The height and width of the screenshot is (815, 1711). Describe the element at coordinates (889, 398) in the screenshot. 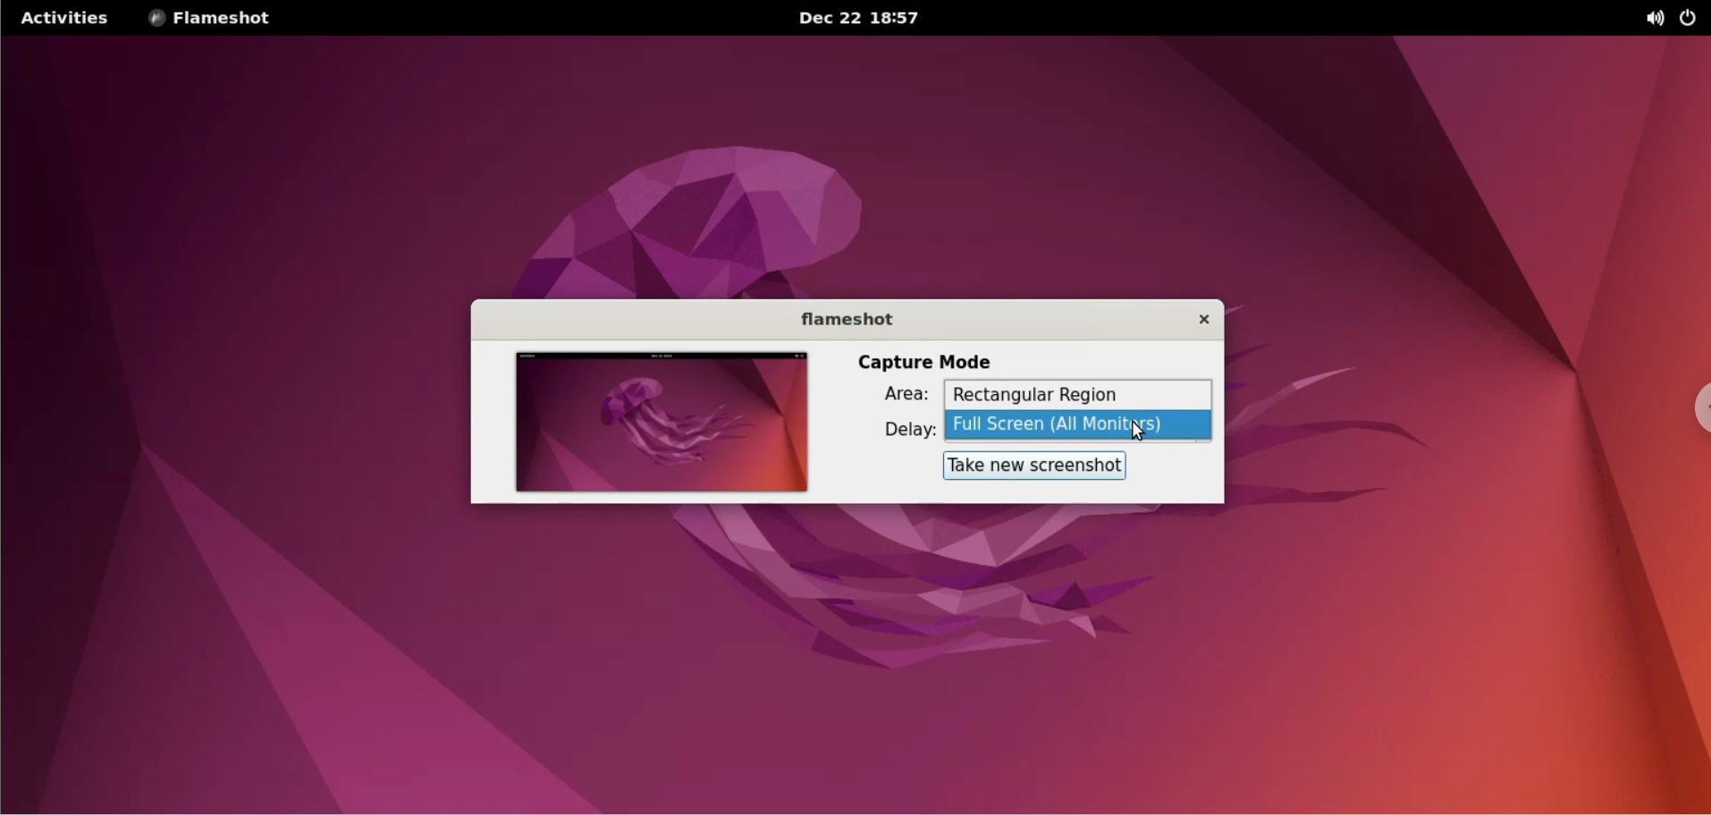

I see `area:` at that location.